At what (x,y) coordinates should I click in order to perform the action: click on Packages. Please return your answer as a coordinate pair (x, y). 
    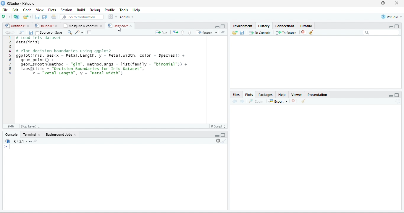
    Looking at the image, I should click on (266, 95).